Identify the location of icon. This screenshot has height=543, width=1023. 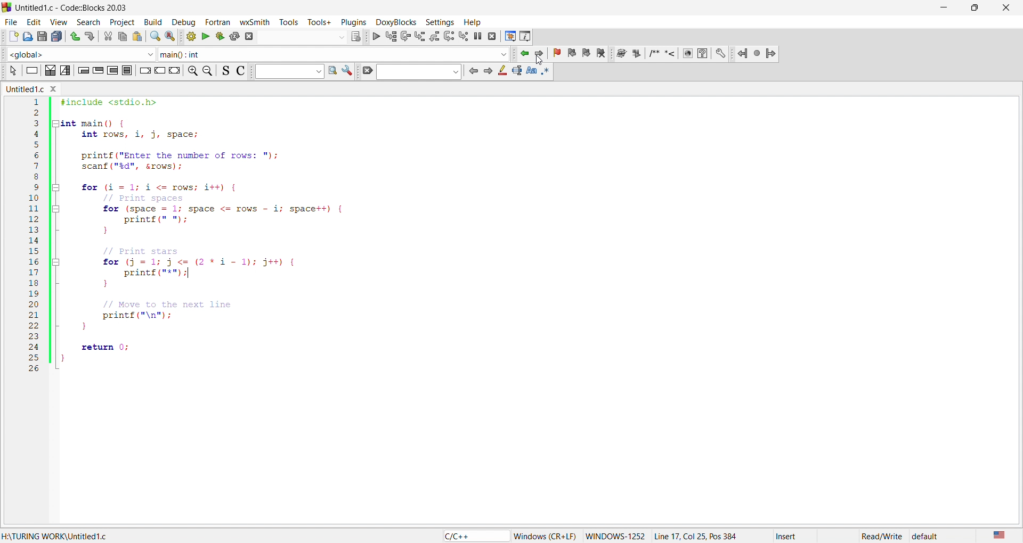
(472, 71).